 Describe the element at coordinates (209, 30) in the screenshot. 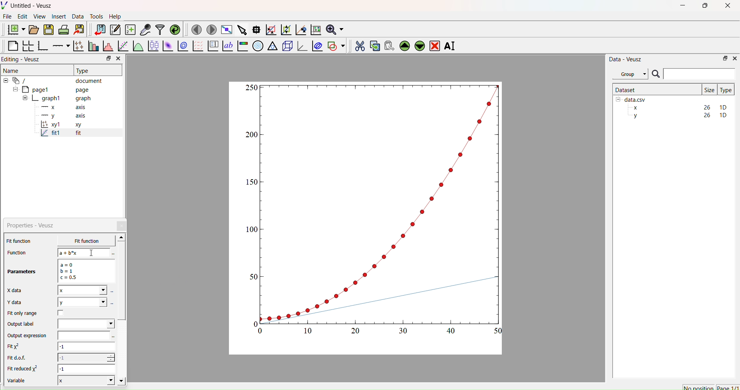

I see `Next page` at that location.